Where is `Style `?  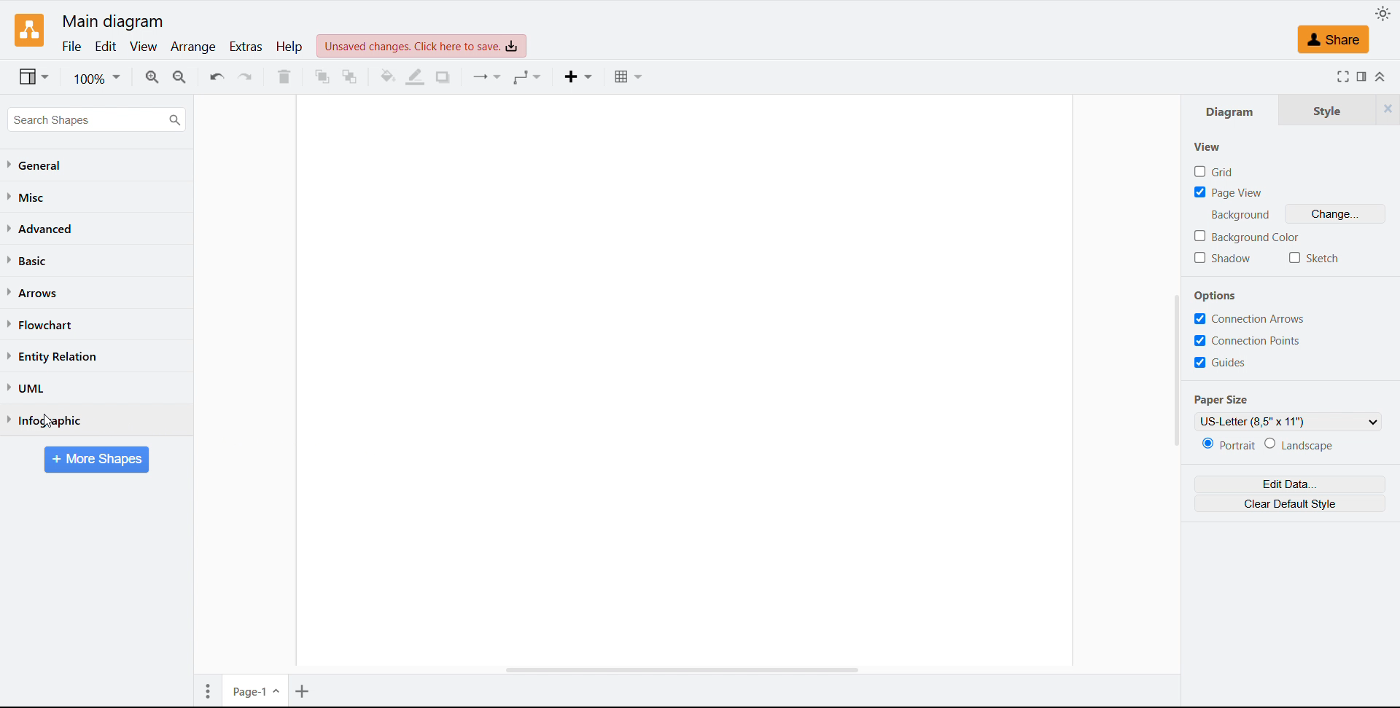
Style  is located at coordinates (1323, 110).